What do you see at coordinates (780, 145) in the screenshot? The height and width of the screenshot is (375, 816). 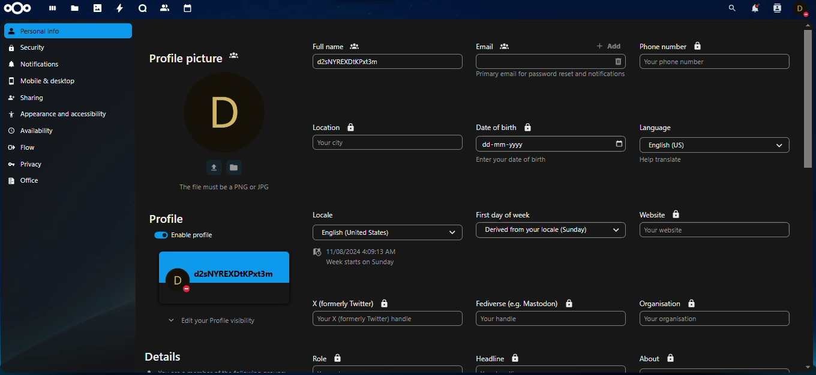 I see `drop down` at bounding box center [780, 145].